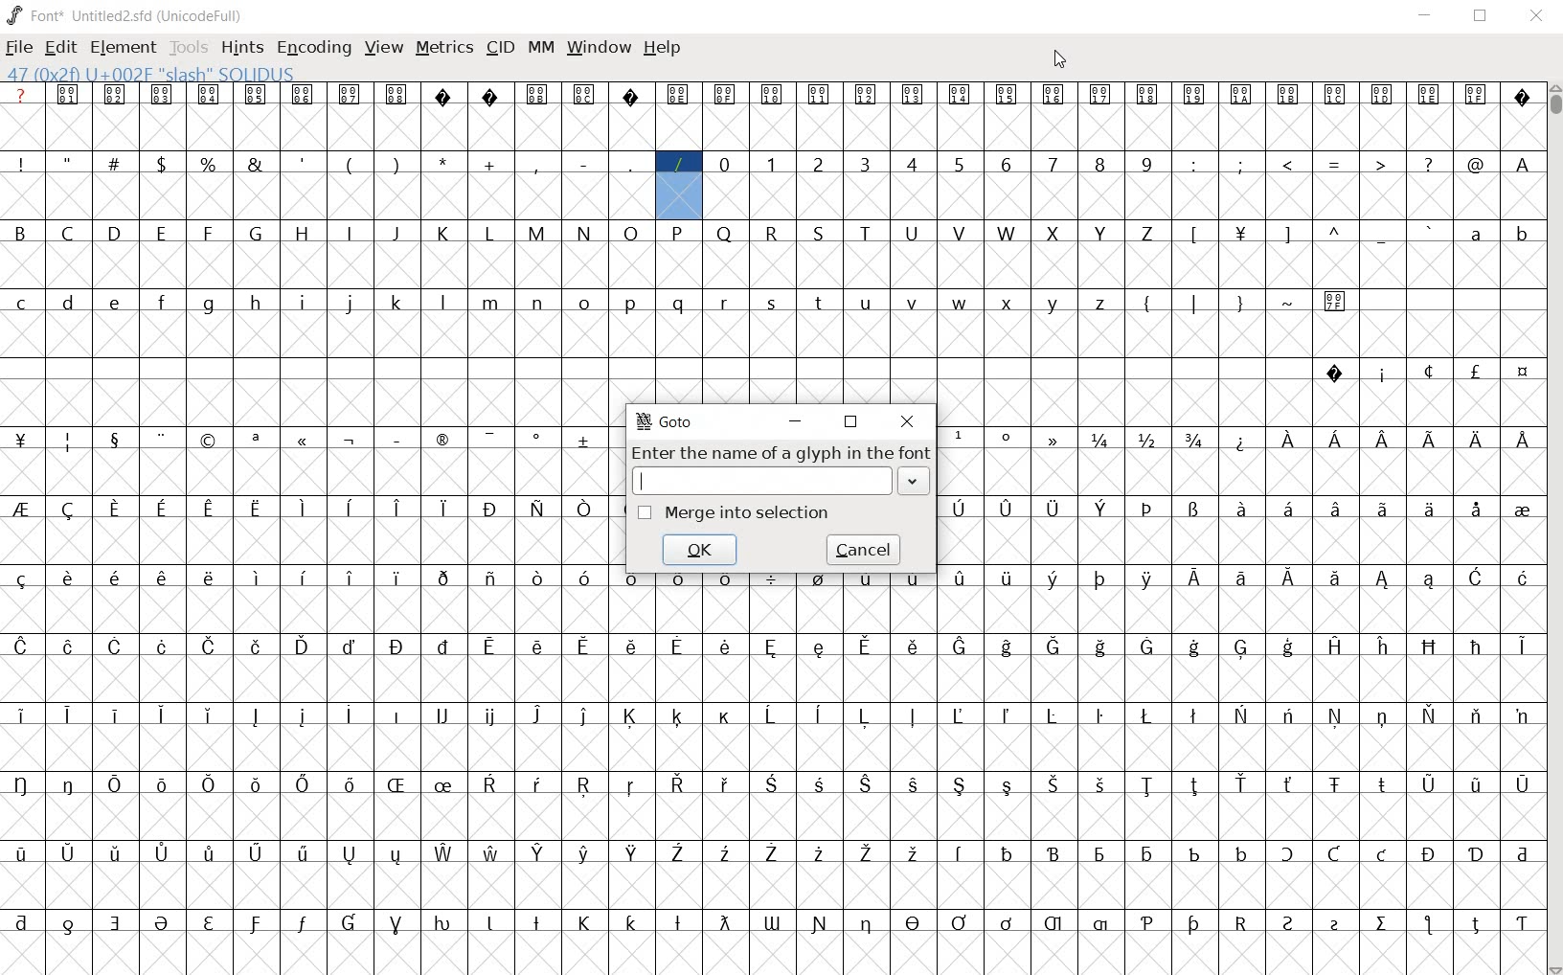  Describe the element at coordinates (820, 924) in the screenshot. I see `glyph` at that location.